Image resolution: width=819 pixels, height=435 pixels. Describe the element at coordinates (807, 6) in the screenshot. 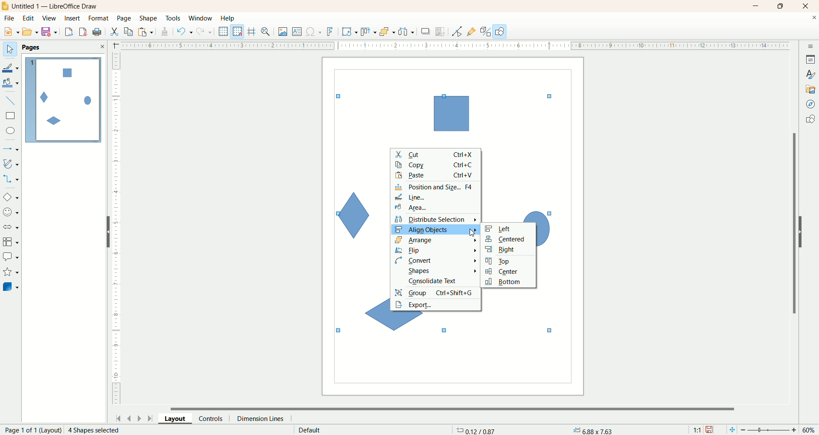

I see `close` at that location.